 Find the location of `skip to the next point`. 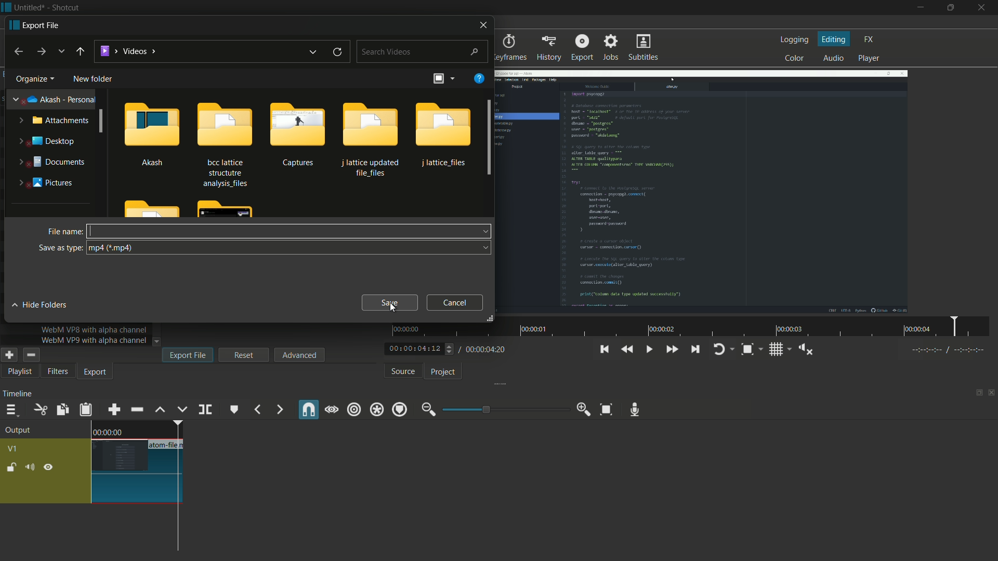

skip to the next point is located at coordinates (697, 350).